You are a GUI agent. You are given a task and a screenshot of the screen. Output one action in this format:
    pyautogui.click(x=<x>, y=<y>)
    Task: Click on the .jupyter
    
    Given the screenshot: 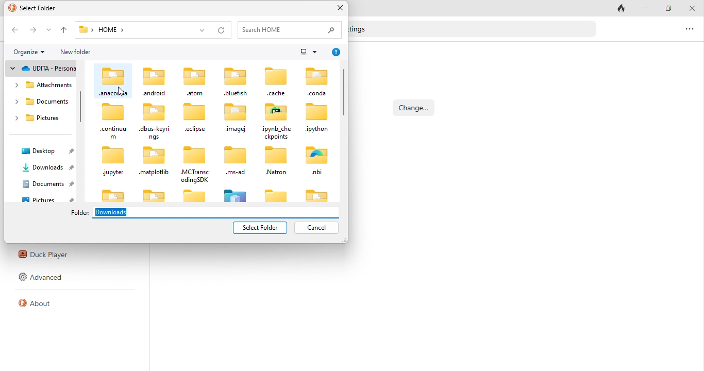 What is the action you would take?
    pyautogui.click(x=114, y=162)
    